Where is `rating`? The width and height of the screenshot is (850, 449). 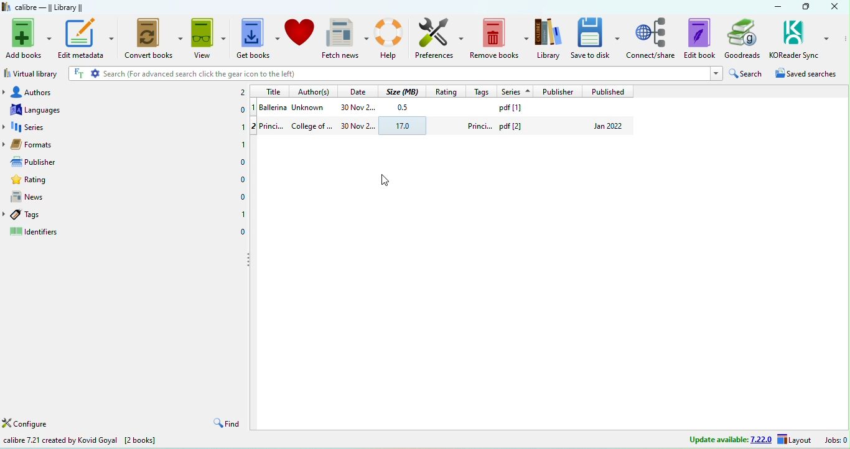
rating is located at coordinates (446, 91).